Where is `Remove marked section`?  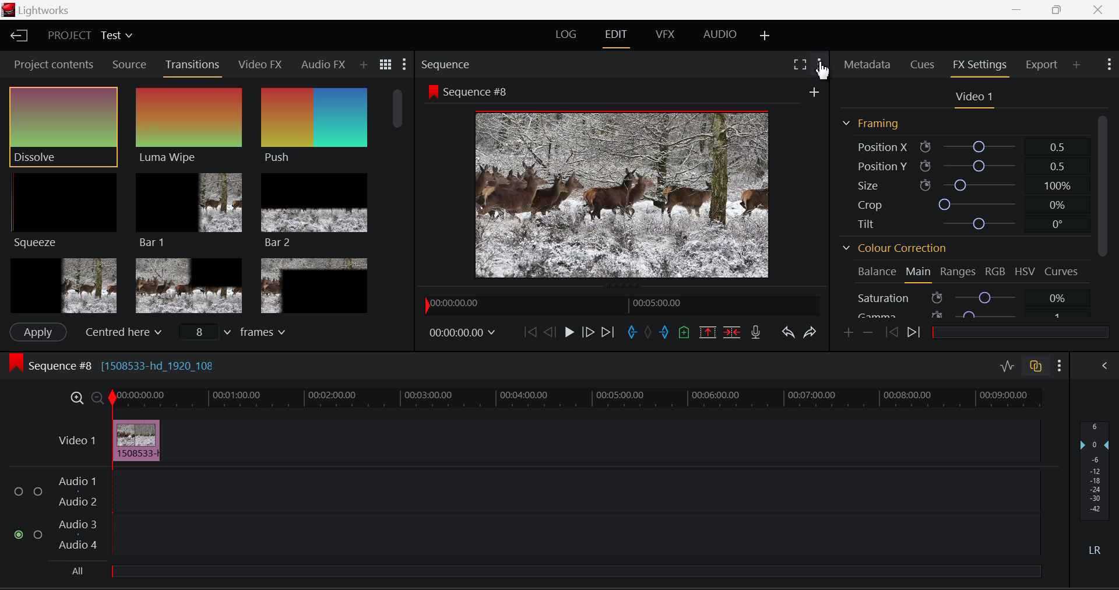 Remove marked section is located at coordinates (709, 332).